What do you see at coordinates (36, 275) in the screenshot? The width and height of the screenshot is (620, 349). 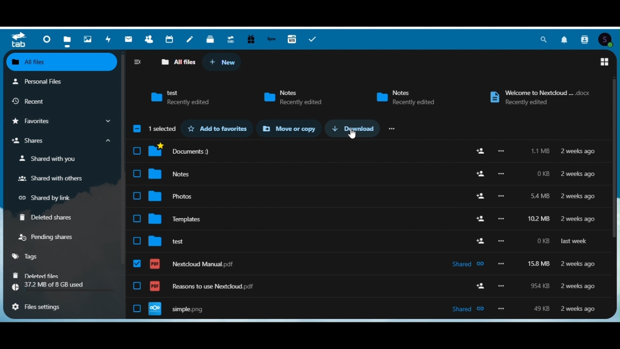 I see `Deleted files` at bounding box center [36, 275].